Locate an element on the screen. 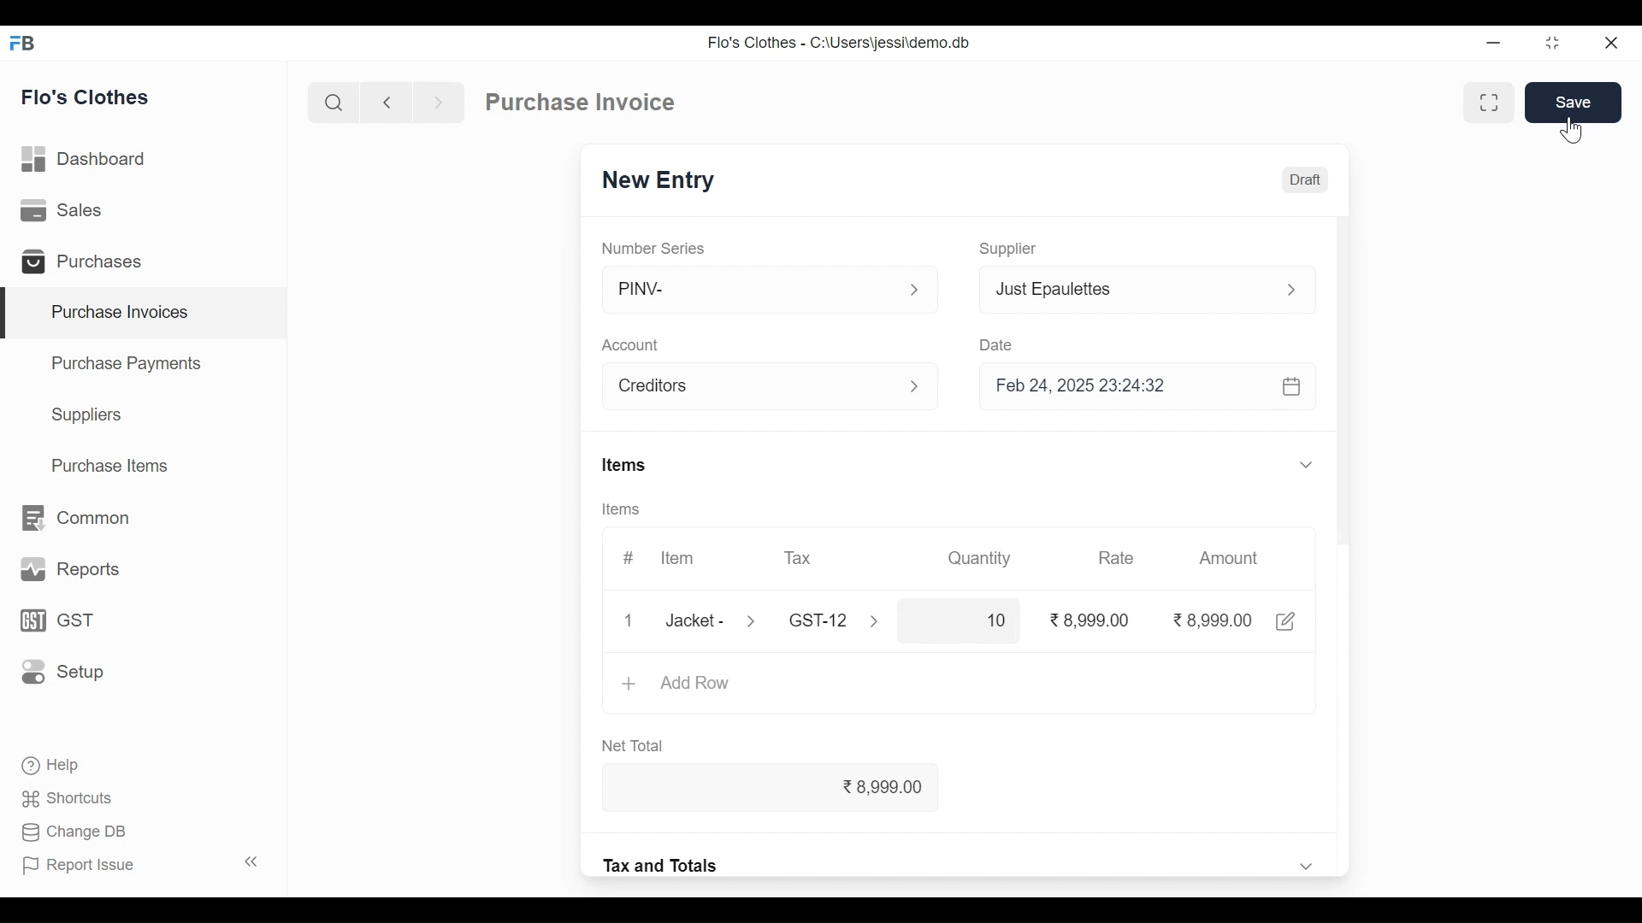 This screenshot has height=923, width=1642. Reports is located at coordinates (67, 567).